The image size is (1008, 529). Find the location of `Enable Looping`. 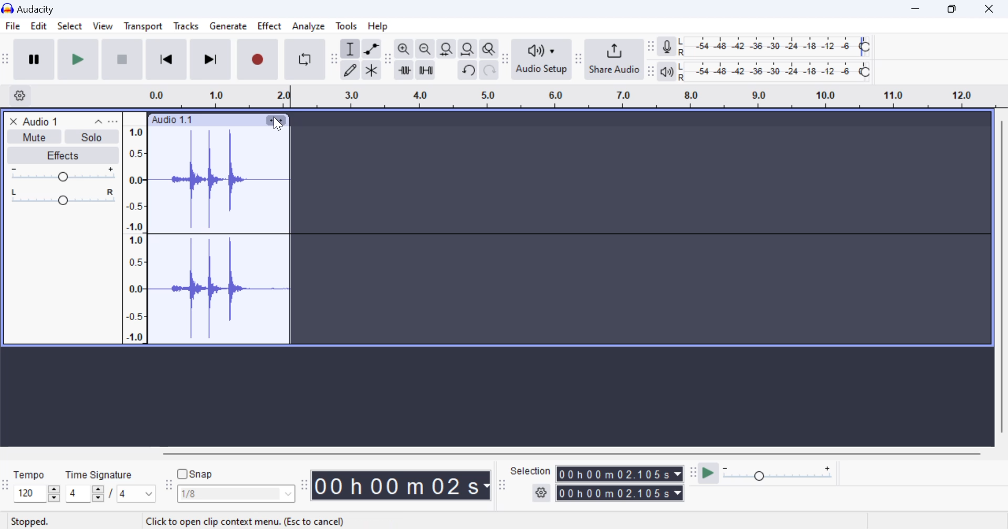

Enable Looping is located at coordinates (306, 59).